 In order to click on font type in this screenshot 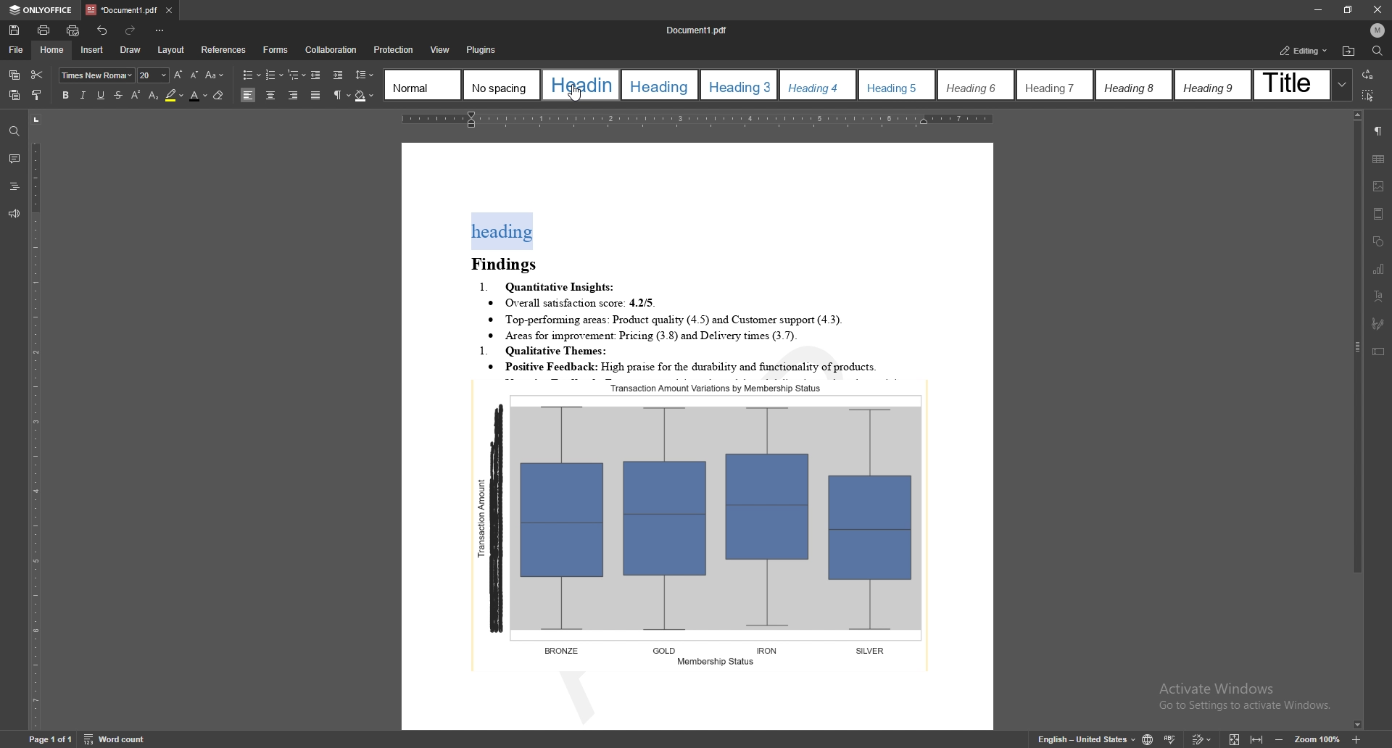, I will do `click(98, 75)`.